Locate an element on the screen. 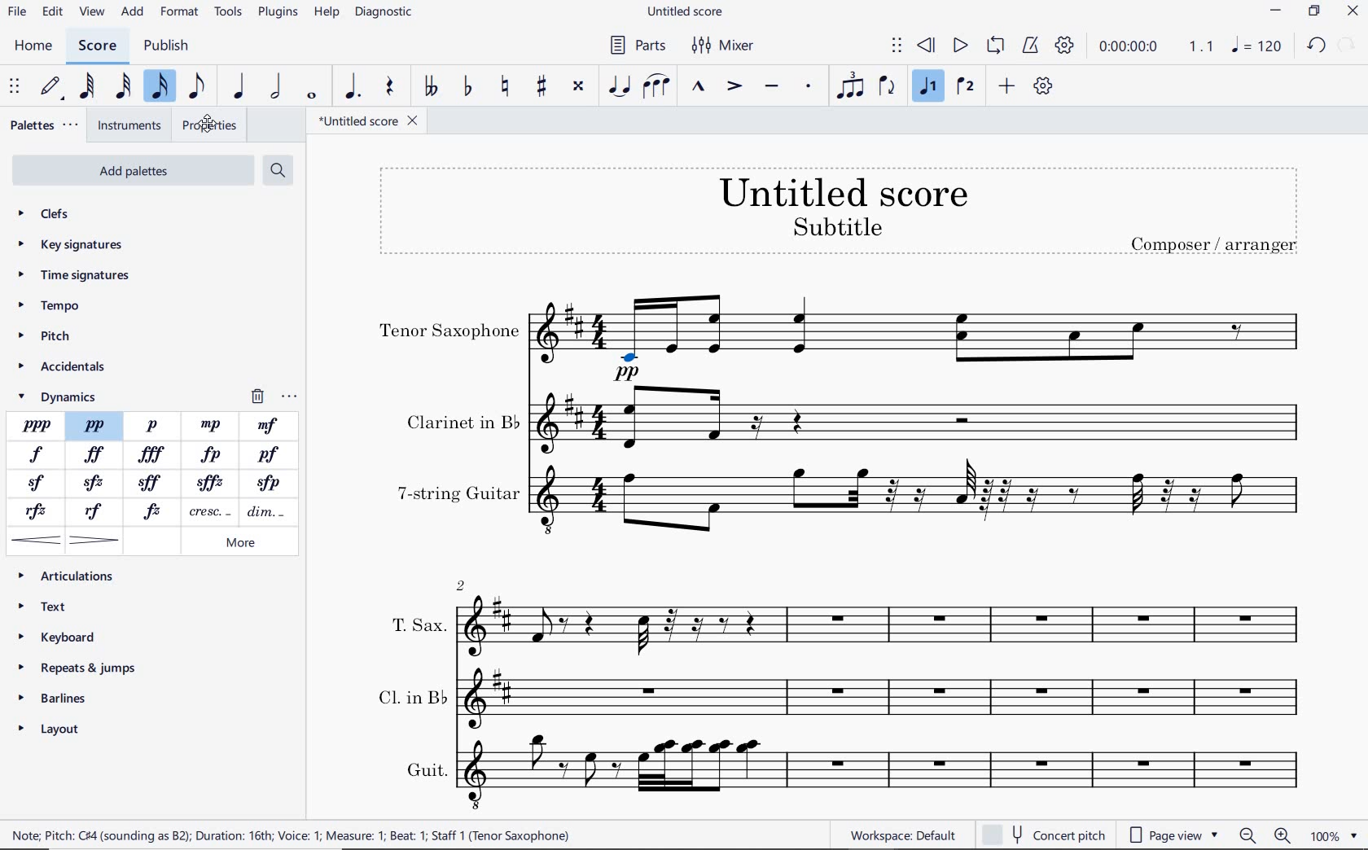 Image resolution: width=1368 pixels, height=850 pixels. 7-string guitar is located at coordinates (923, 505).